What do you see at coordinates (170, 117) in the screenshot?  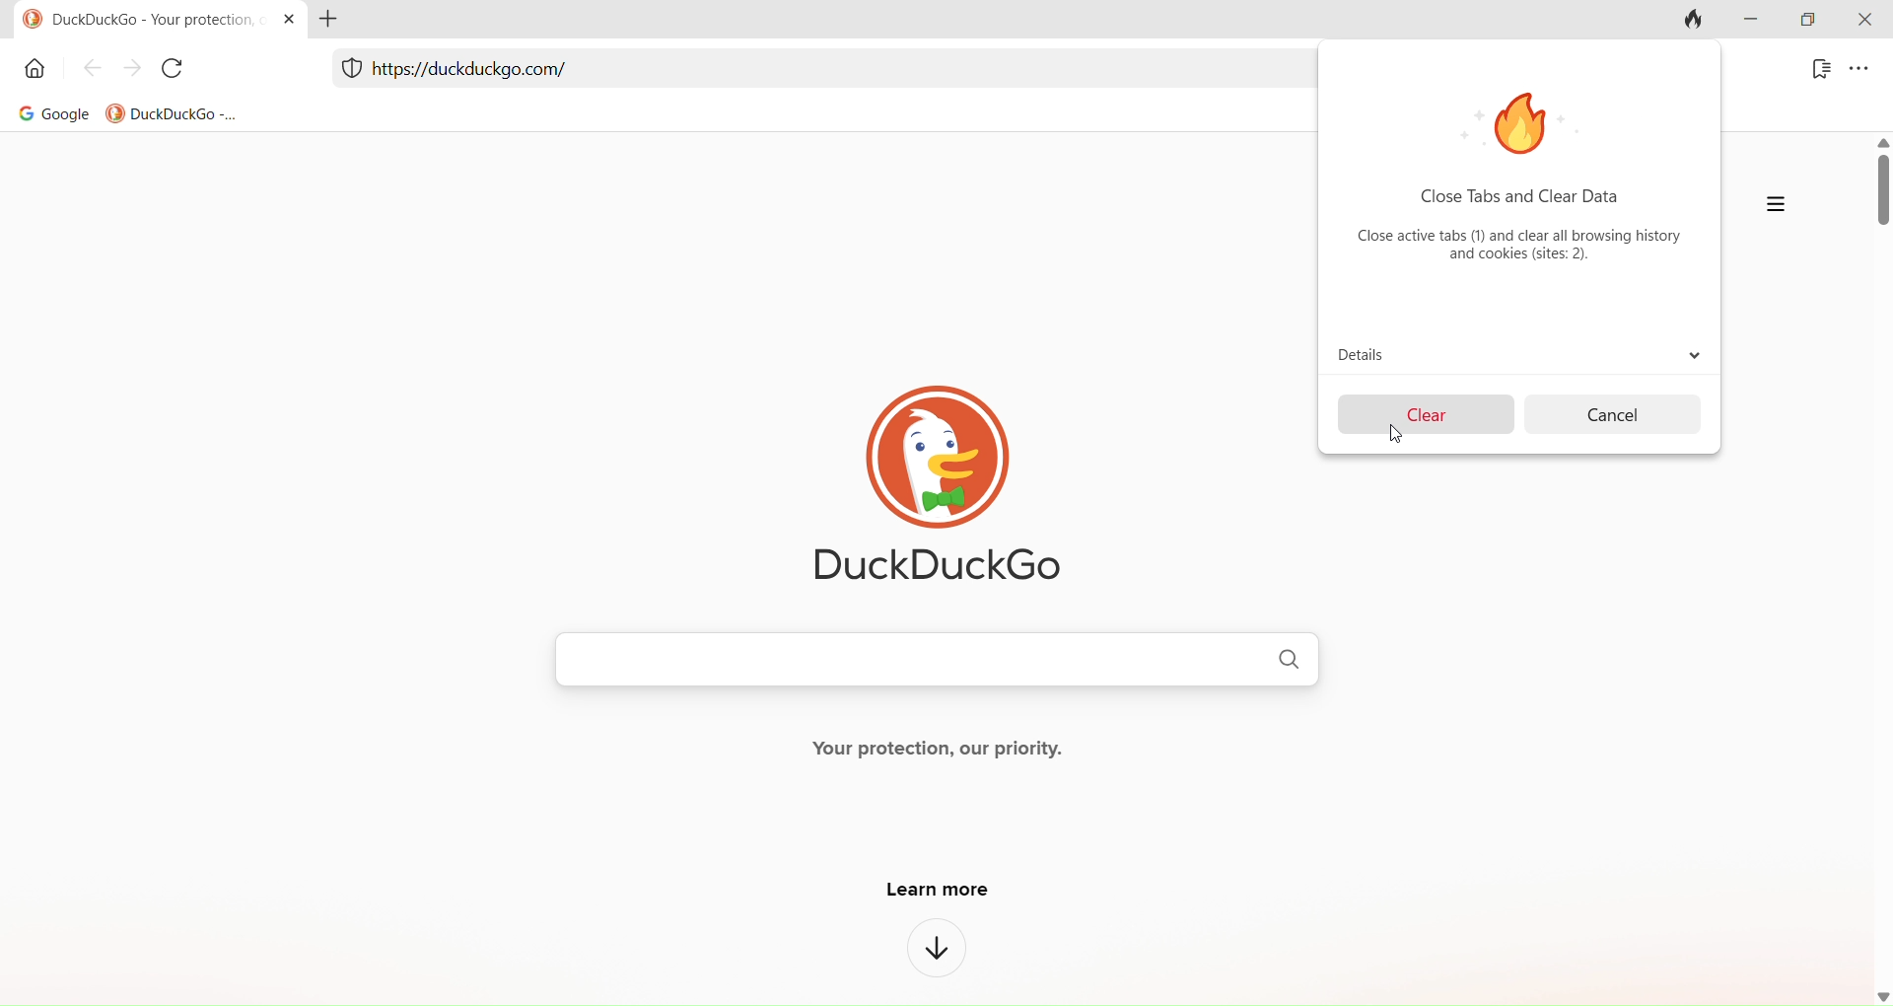 I see `DuckDuckGo` at bounding box center [170, 117].